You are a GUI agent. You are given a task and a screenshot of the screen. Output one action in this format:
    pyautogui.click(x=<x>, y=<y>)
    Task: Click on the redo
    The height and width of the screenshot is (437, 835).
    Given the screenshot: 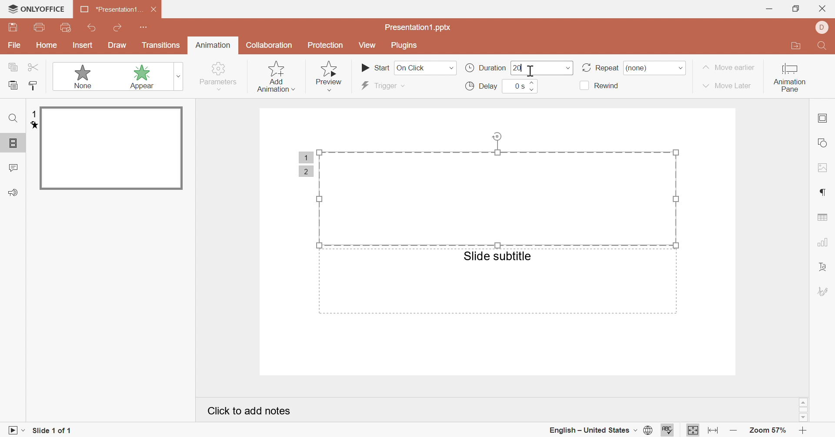 What is the action you would take?
    pyautogui.click(x=119, y=27)
    